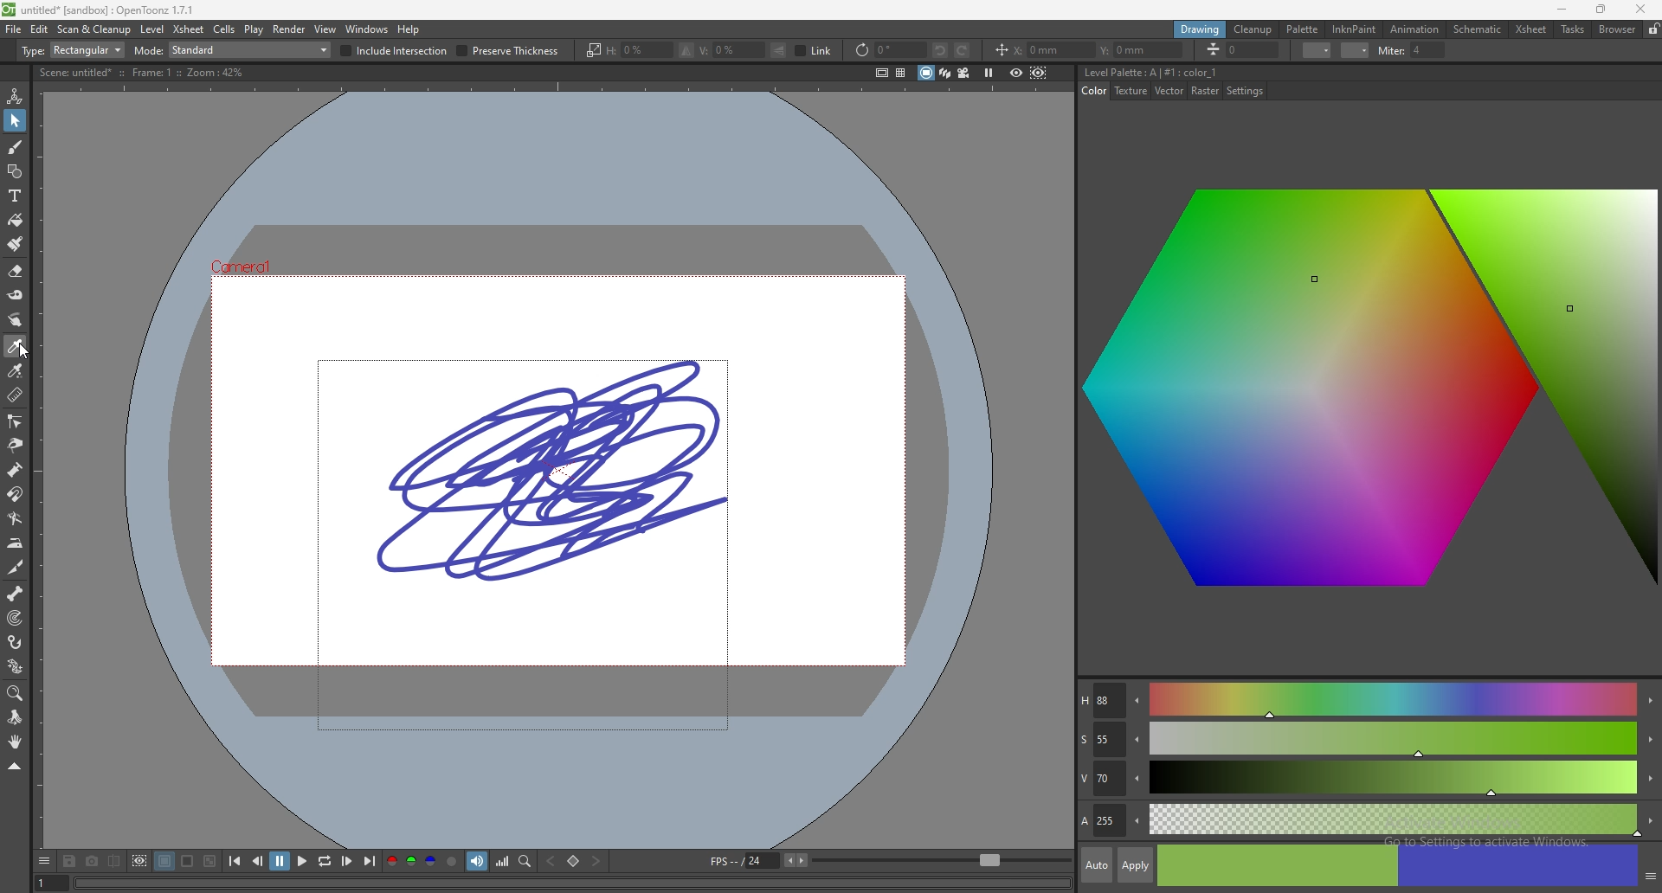 The width and height of the screenshot is (1662, 893). Describe the element at coordinates (1412, 49) in the screenshot. I see `miter` at that location.